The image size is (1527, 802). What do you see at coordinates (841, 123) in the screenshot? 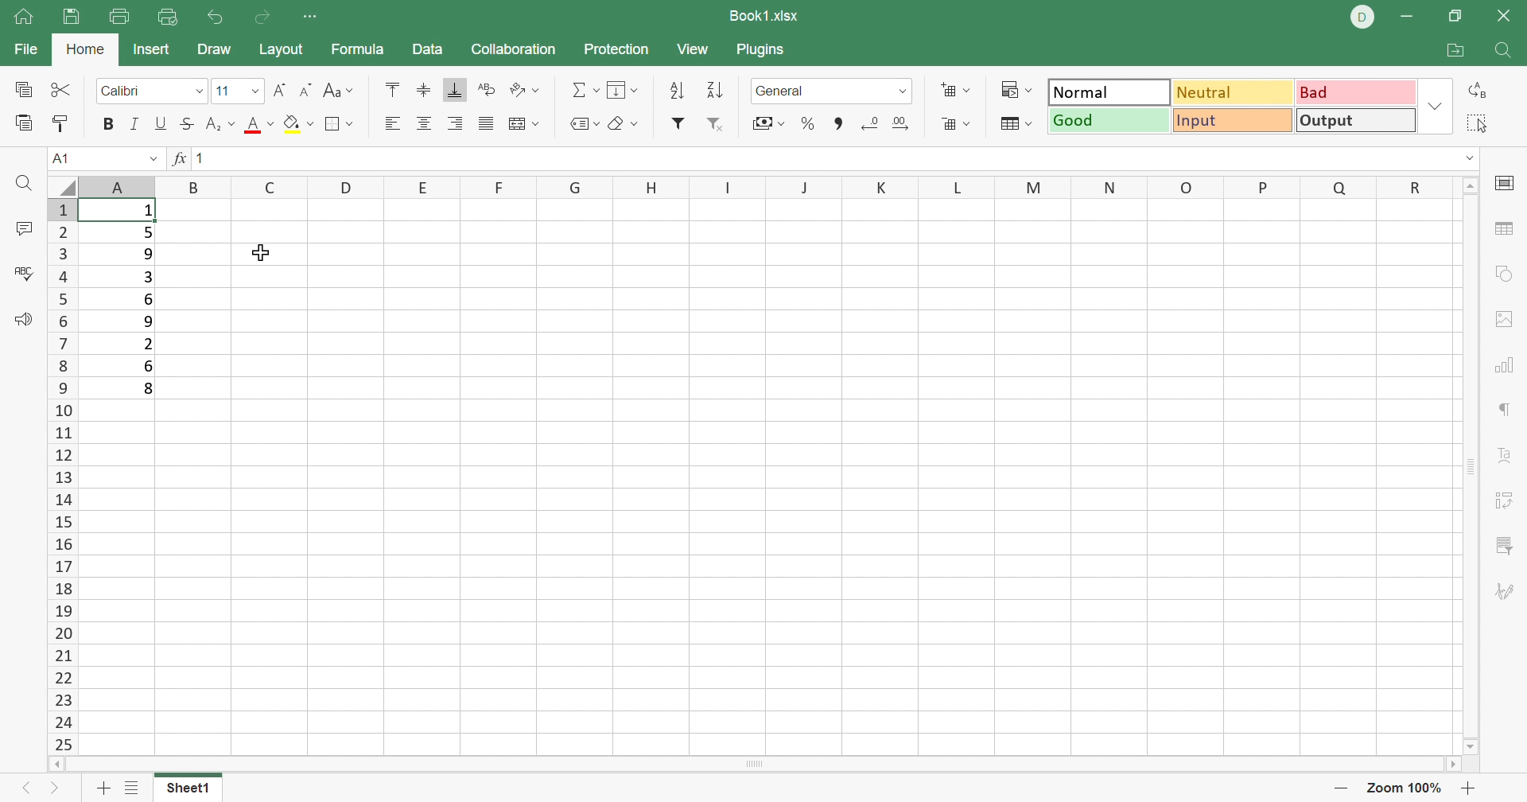
I see `Comma style` at bounding box center [841, 123].